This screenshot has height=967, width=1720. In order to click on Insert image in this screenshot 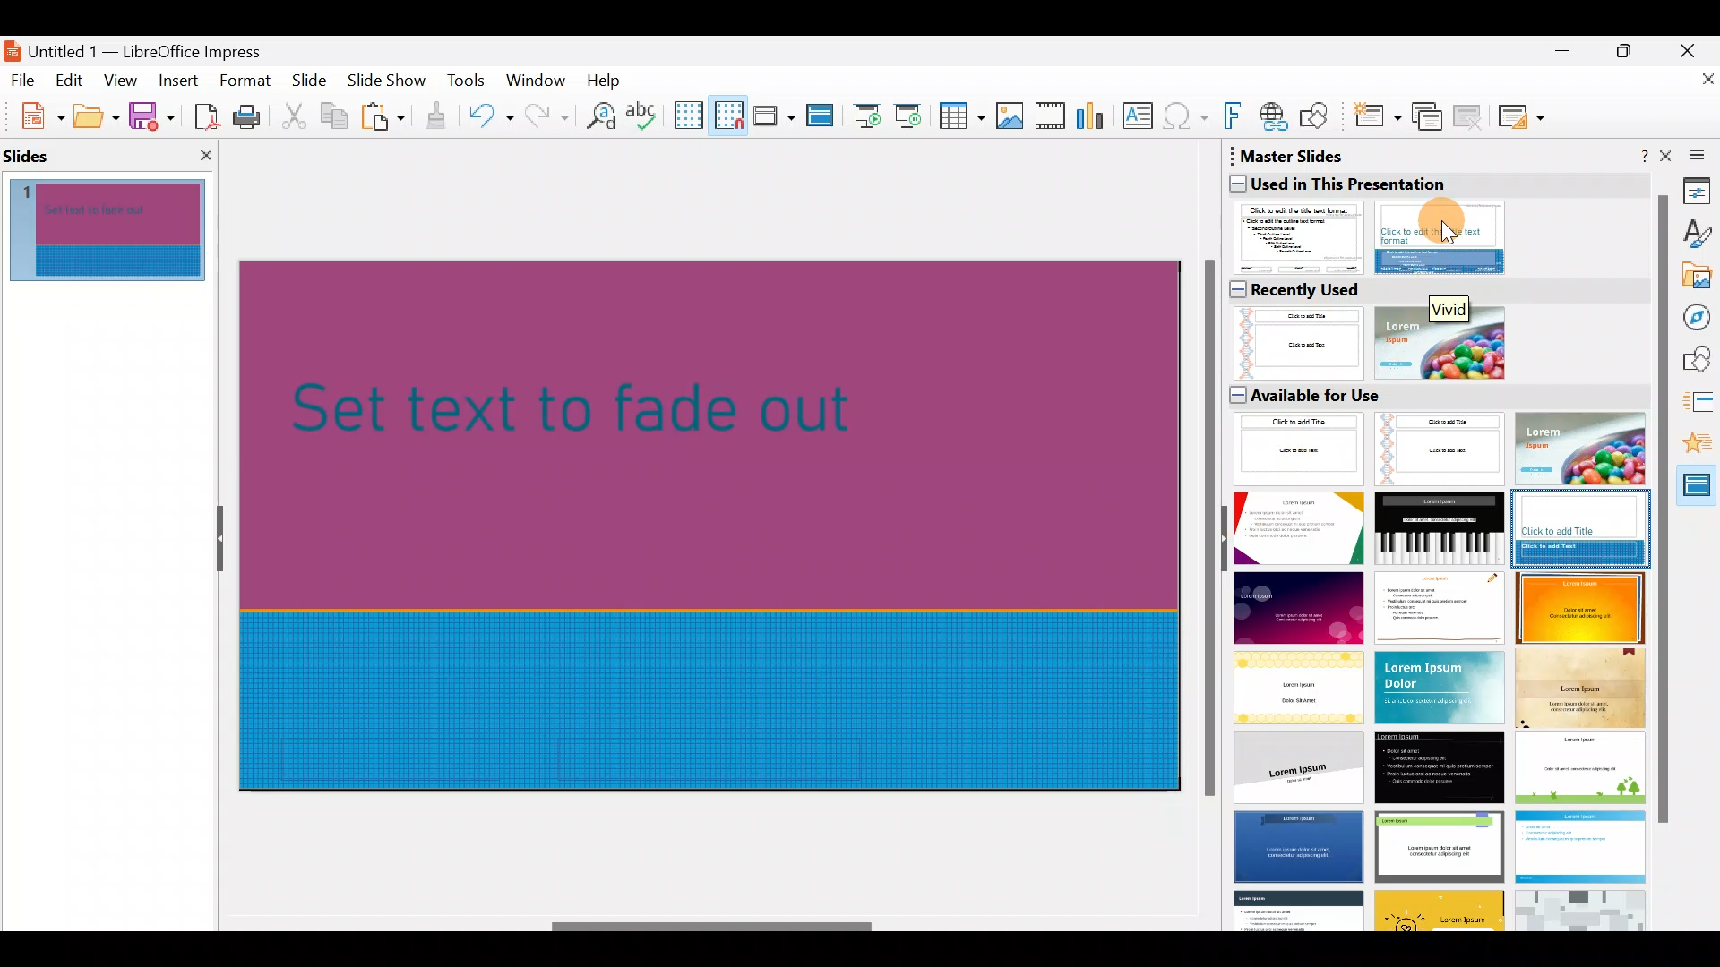, I will do `click(1013, 116)`.